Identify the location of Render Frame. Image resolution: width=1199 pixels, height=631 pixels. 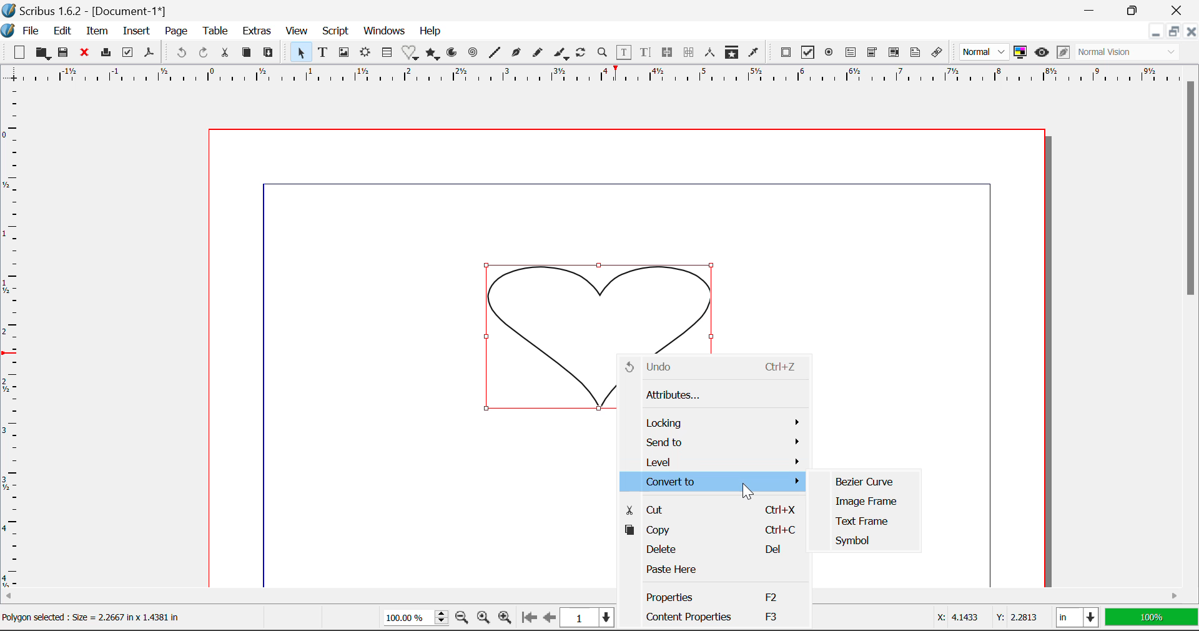
(366, 53).